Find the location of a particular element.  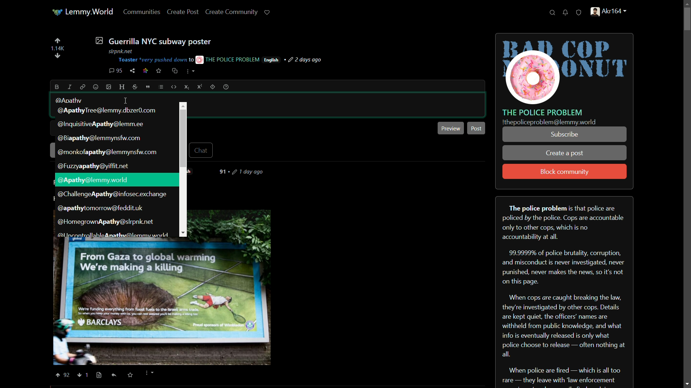

create community  is located at coordinates (233, 11).